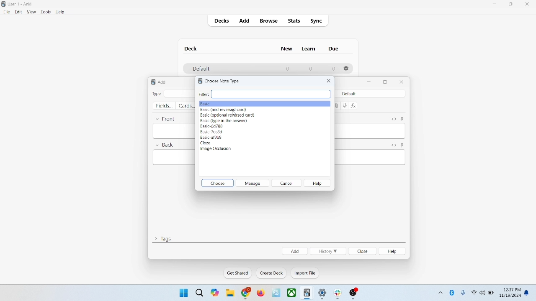 This screenshot has width=536, height=301. What do you see at coordinates (245, 21) in the screenshot?
I see `add` at bounding box center [245, 21].